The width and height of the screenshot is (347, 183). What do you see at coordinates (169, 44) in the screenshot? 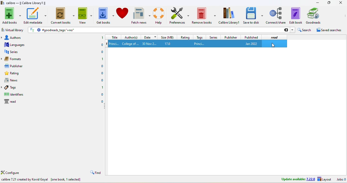
I see `17.0` at bounding box center [169, 44].